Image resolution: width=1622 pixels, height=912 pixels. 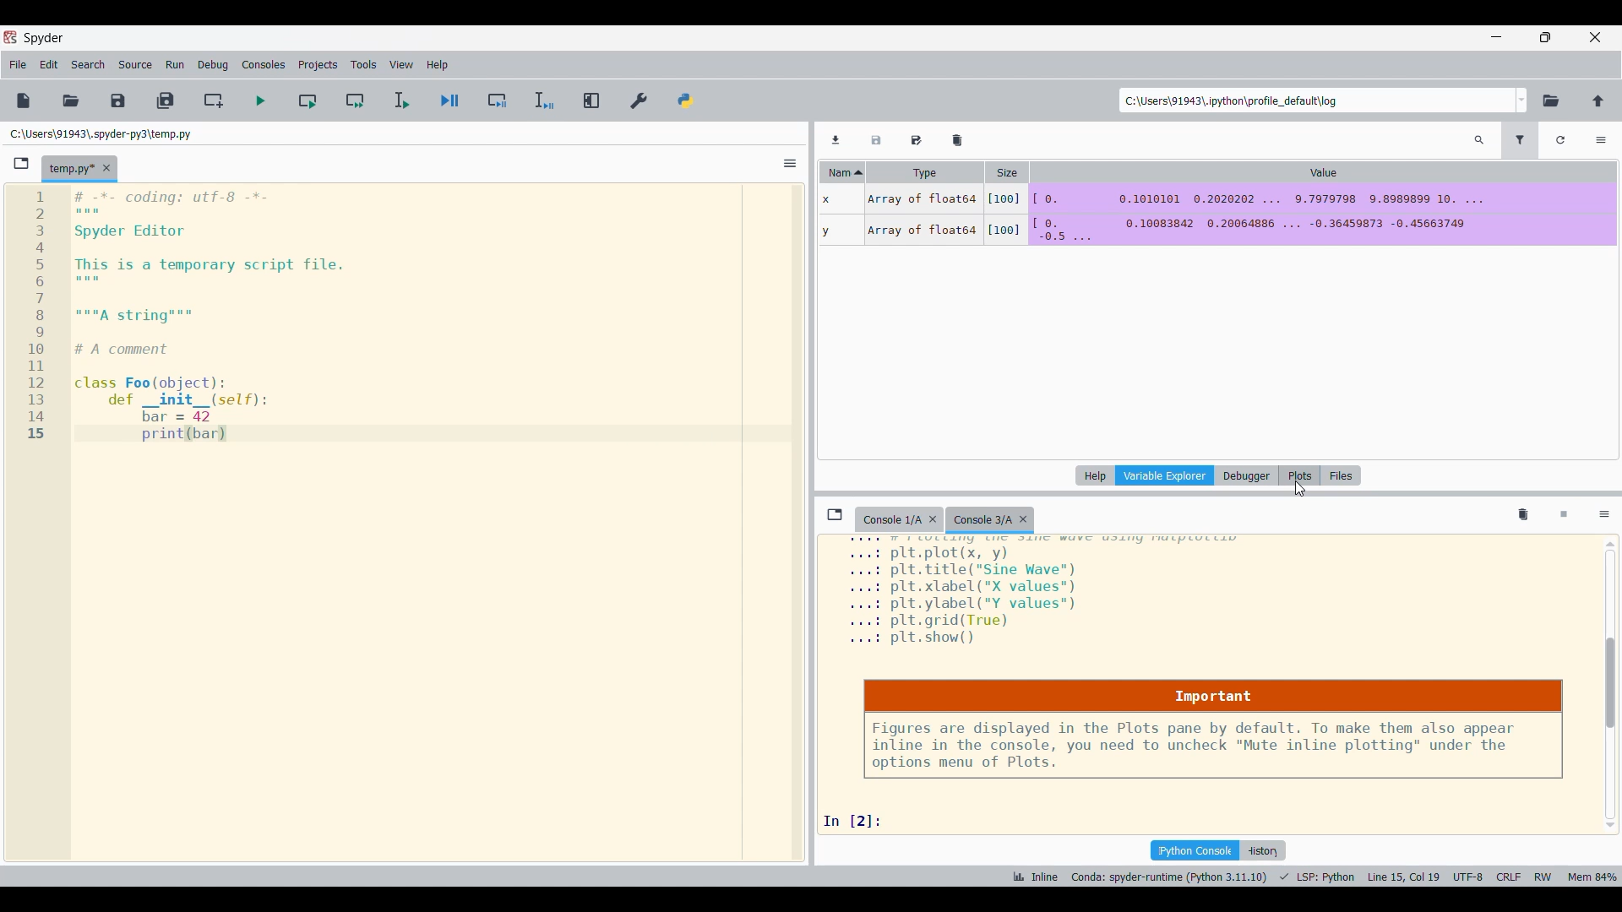 What do you see at coordinates (1522, 100) in the screenshot?
I see `Location options` at bounding box center [1522, 100].